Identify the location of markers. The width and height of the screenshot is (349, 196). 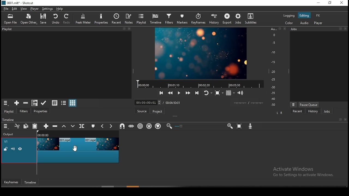
(182, 19).